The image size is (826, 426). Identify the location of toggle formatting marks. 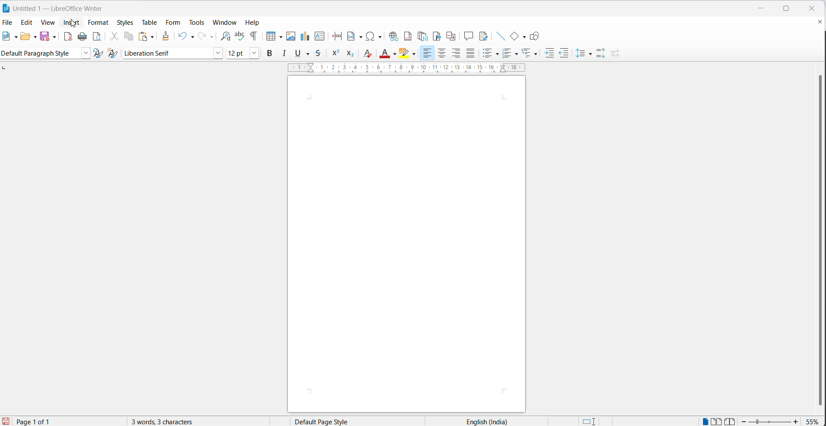
(252, 37).